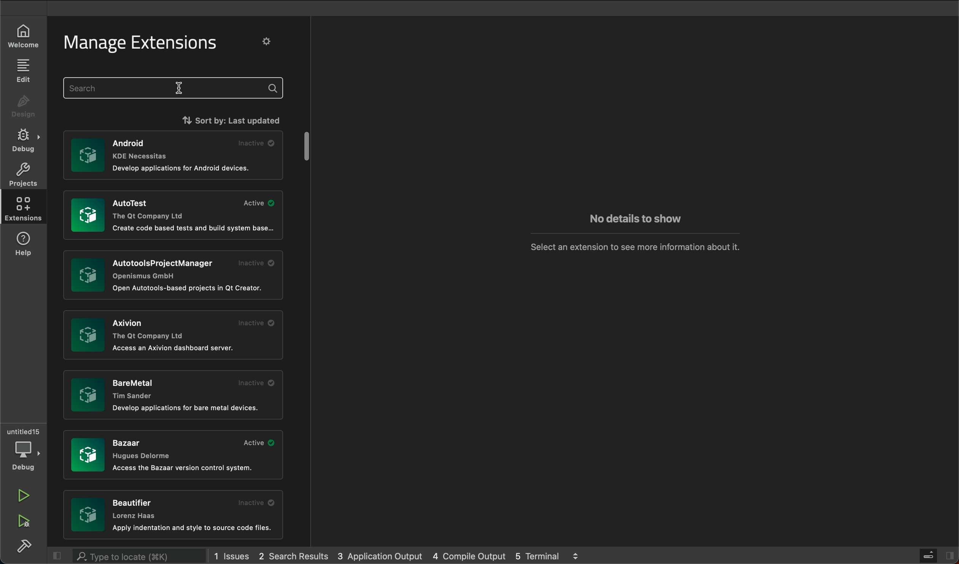 The width and height of the screenshot is (959, 564). What do you see at coordinates (147, 147) in the screenshot?
I see `extension text` at bounding box center [147, 147].